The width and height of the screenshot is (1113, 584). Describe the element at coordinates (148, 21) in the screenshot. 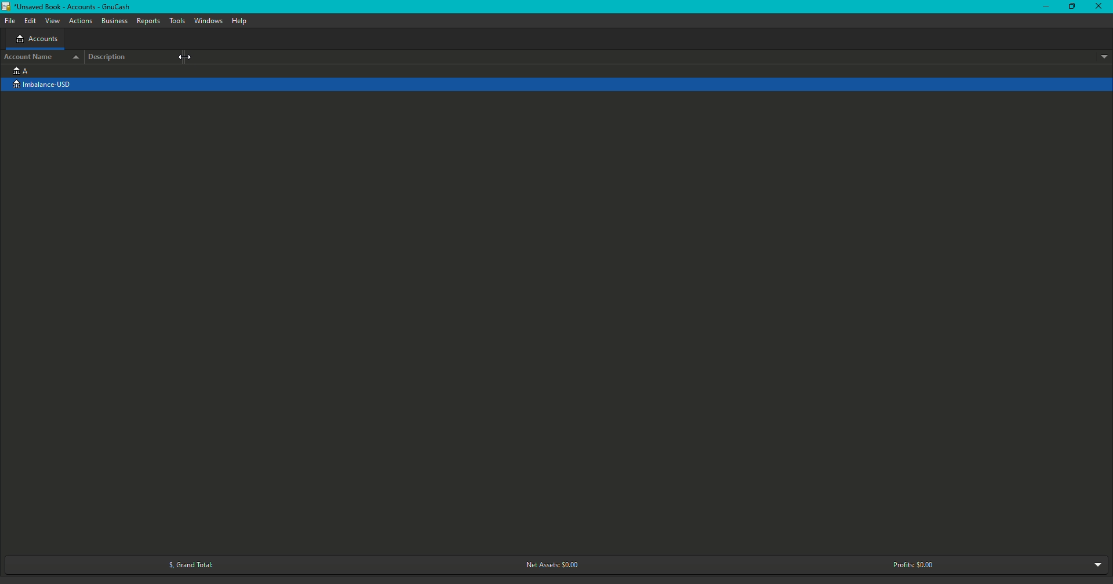

I see `Reports` at that location.